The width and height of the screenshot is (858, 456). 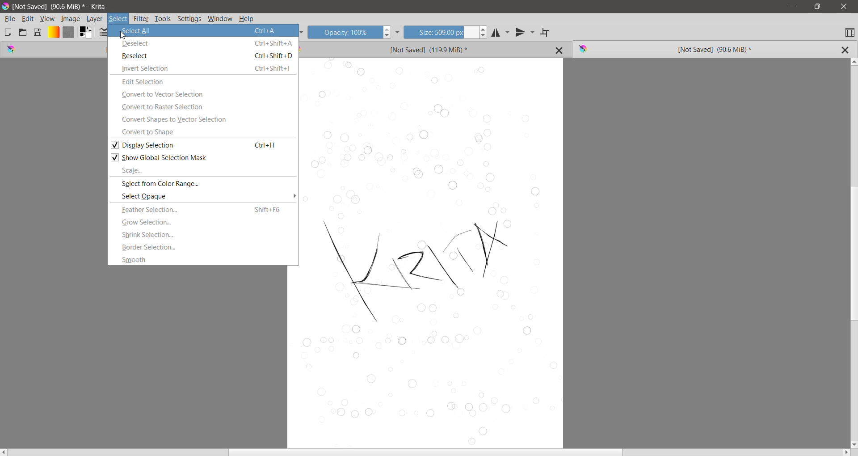 I want to click on Create New Document, so click(x=8, y=32).